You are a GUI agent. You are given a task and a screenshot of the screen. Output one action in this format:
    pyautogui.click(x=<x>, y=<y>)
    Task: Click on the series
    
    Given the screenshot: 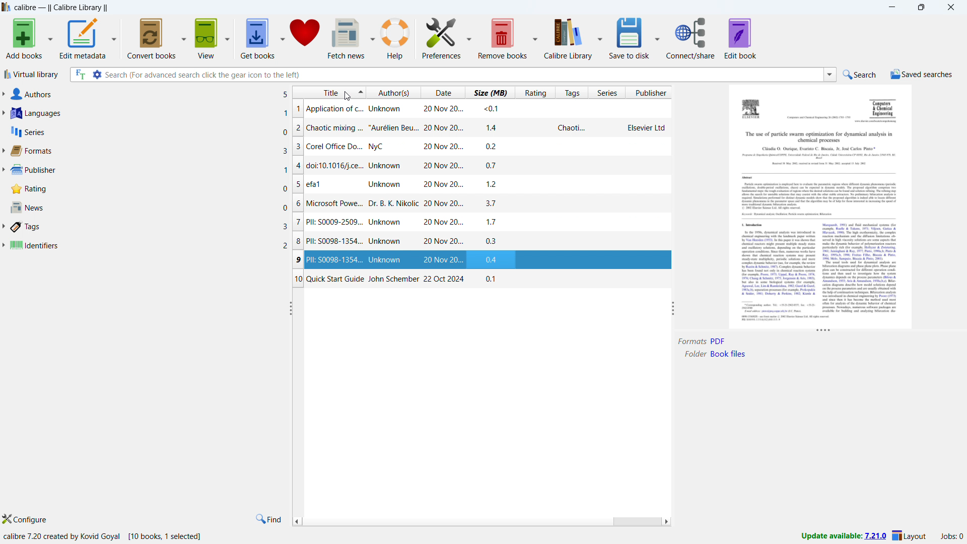 What is the action you would take?
    pyautogui.click(x=149, y=131)
    